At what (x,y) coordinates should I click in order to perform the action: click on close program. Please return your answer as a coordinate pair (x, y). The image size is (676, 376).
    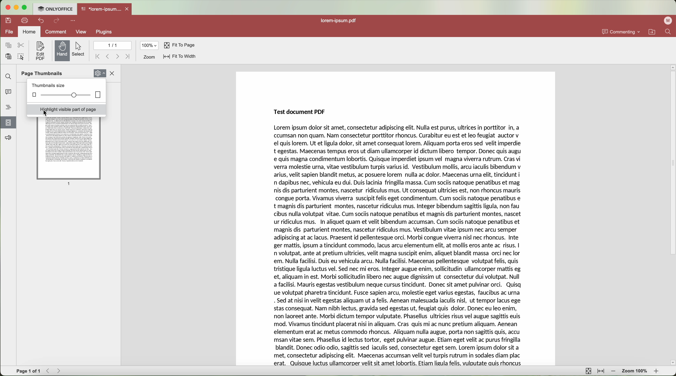
    Looking at the image, I should click on (6, 7).